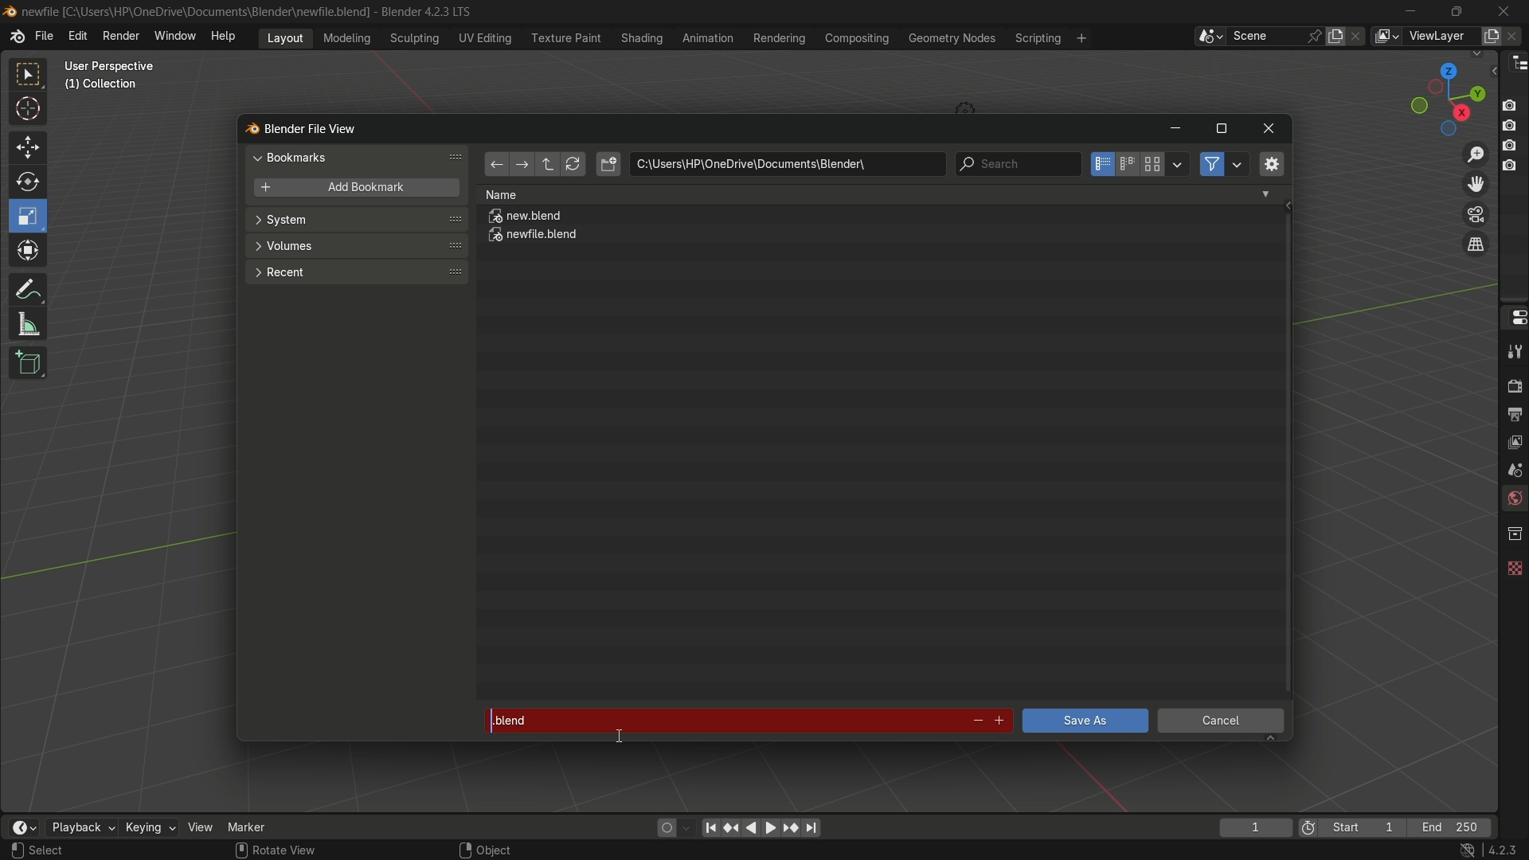  Describe the element at coordinates (1222, 723) in the screenshot. I see `cancel` at that location.